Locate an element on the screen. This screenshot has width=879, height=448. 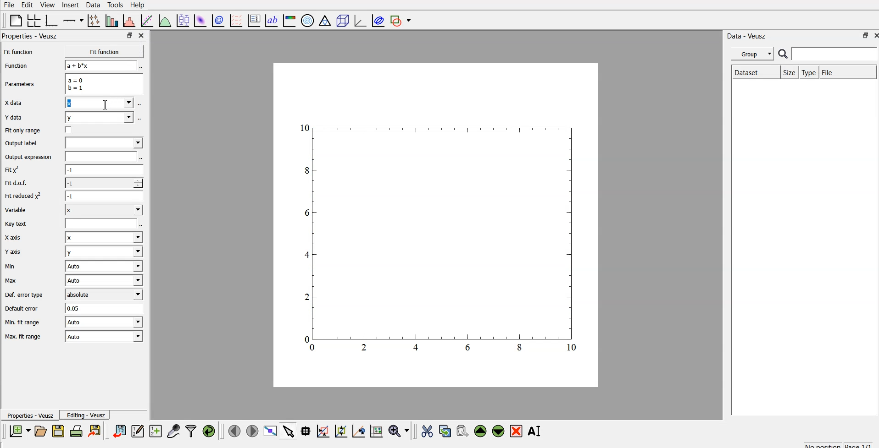
histogram of a dataset is located at coordinates (128, 21).